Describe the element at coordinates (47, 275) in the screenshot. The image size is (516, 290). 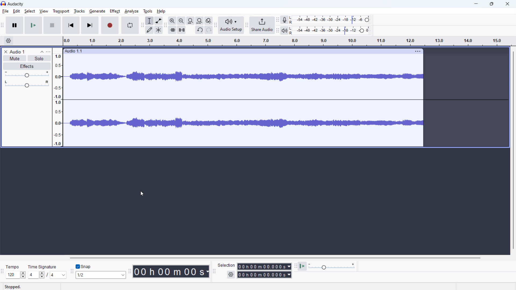
I see `time signature toolbar` at that location.